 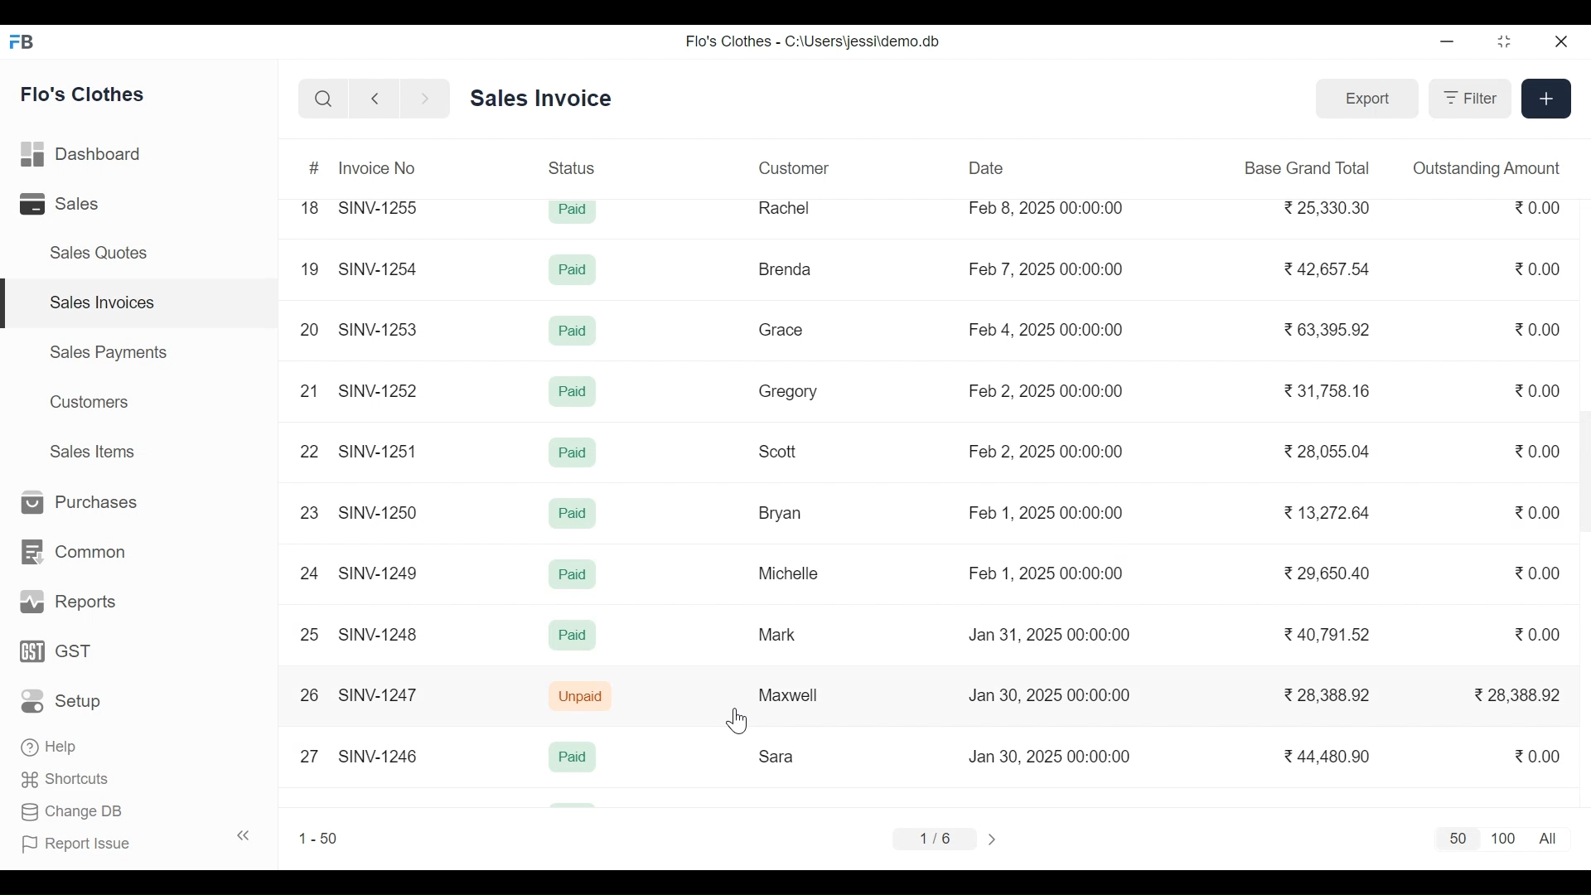 What do you see at coordinates (1505, 43) in the screenshot?
I see `Restore` at bounding box center [1505, 43].